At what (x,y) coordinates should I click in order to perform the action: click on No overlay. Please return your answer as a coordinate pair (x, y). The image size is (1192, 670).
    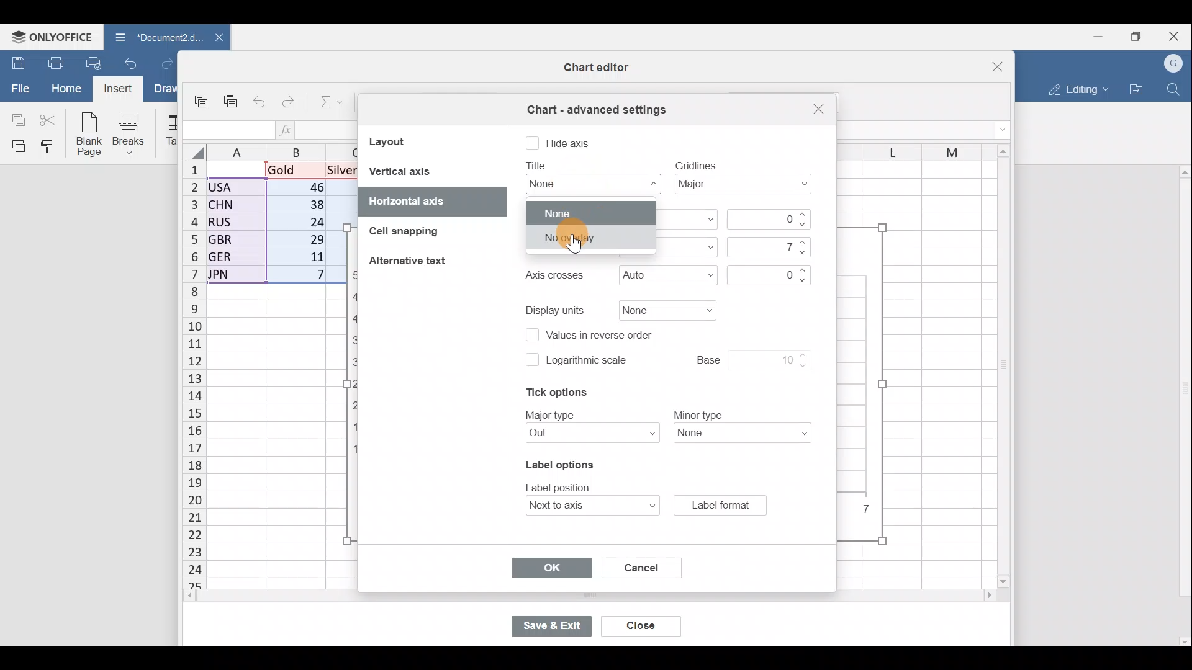
    Looking at the image, I should click on (591, 238).